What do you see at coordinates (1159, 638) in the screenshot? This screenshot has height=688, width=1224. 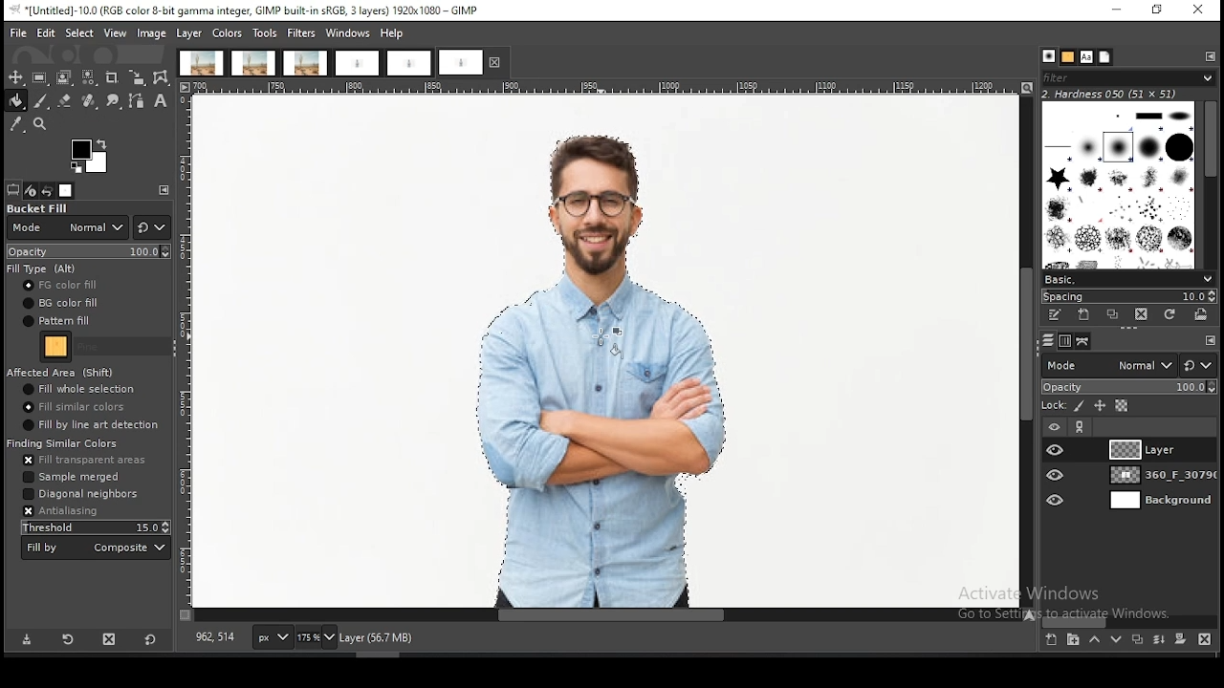 I see `merge layers` at bounding box center [1159, 638].